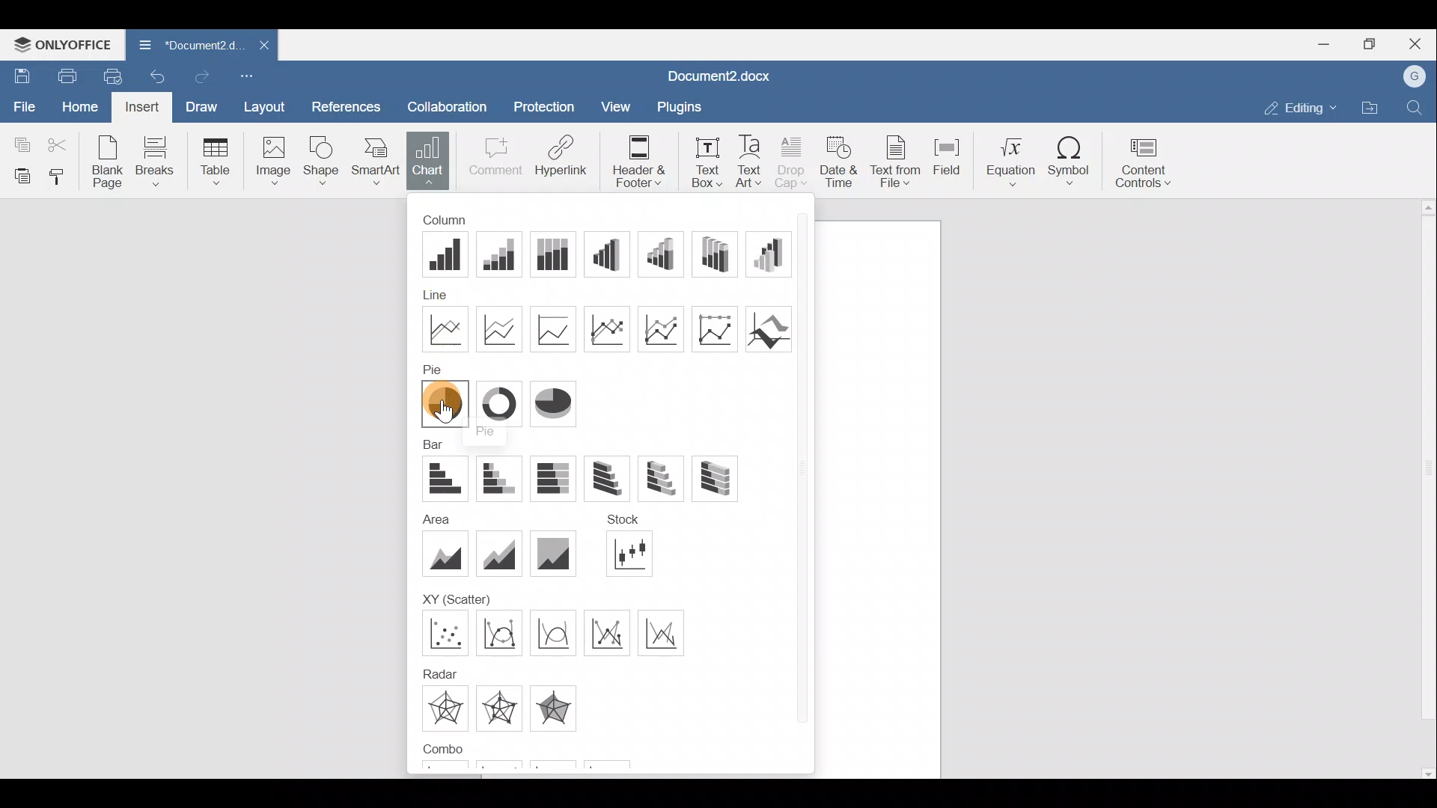  Describe the element at coordinates (497, 554) in the screenshot. I see `Stacked area` at that location.